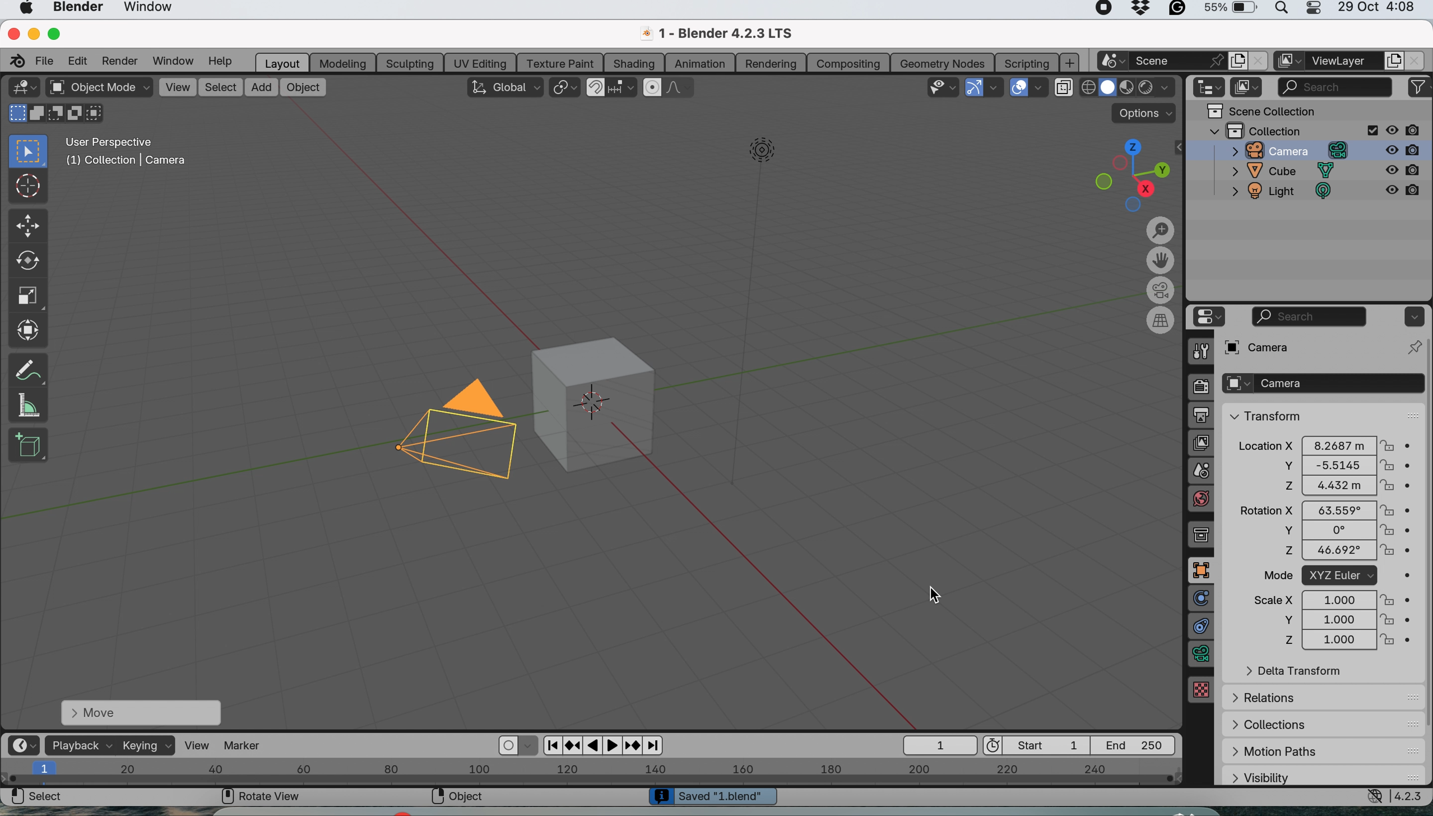 This screenshot has height=816, width=1433. Describe the element at coordinates (175, 61) in the screenshot. I see `window` at that location.